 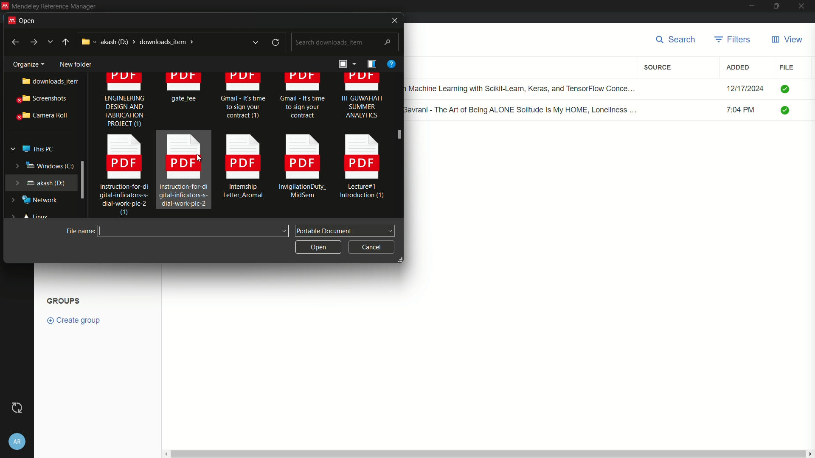 I want to click on added, so click(x=738, y=67).